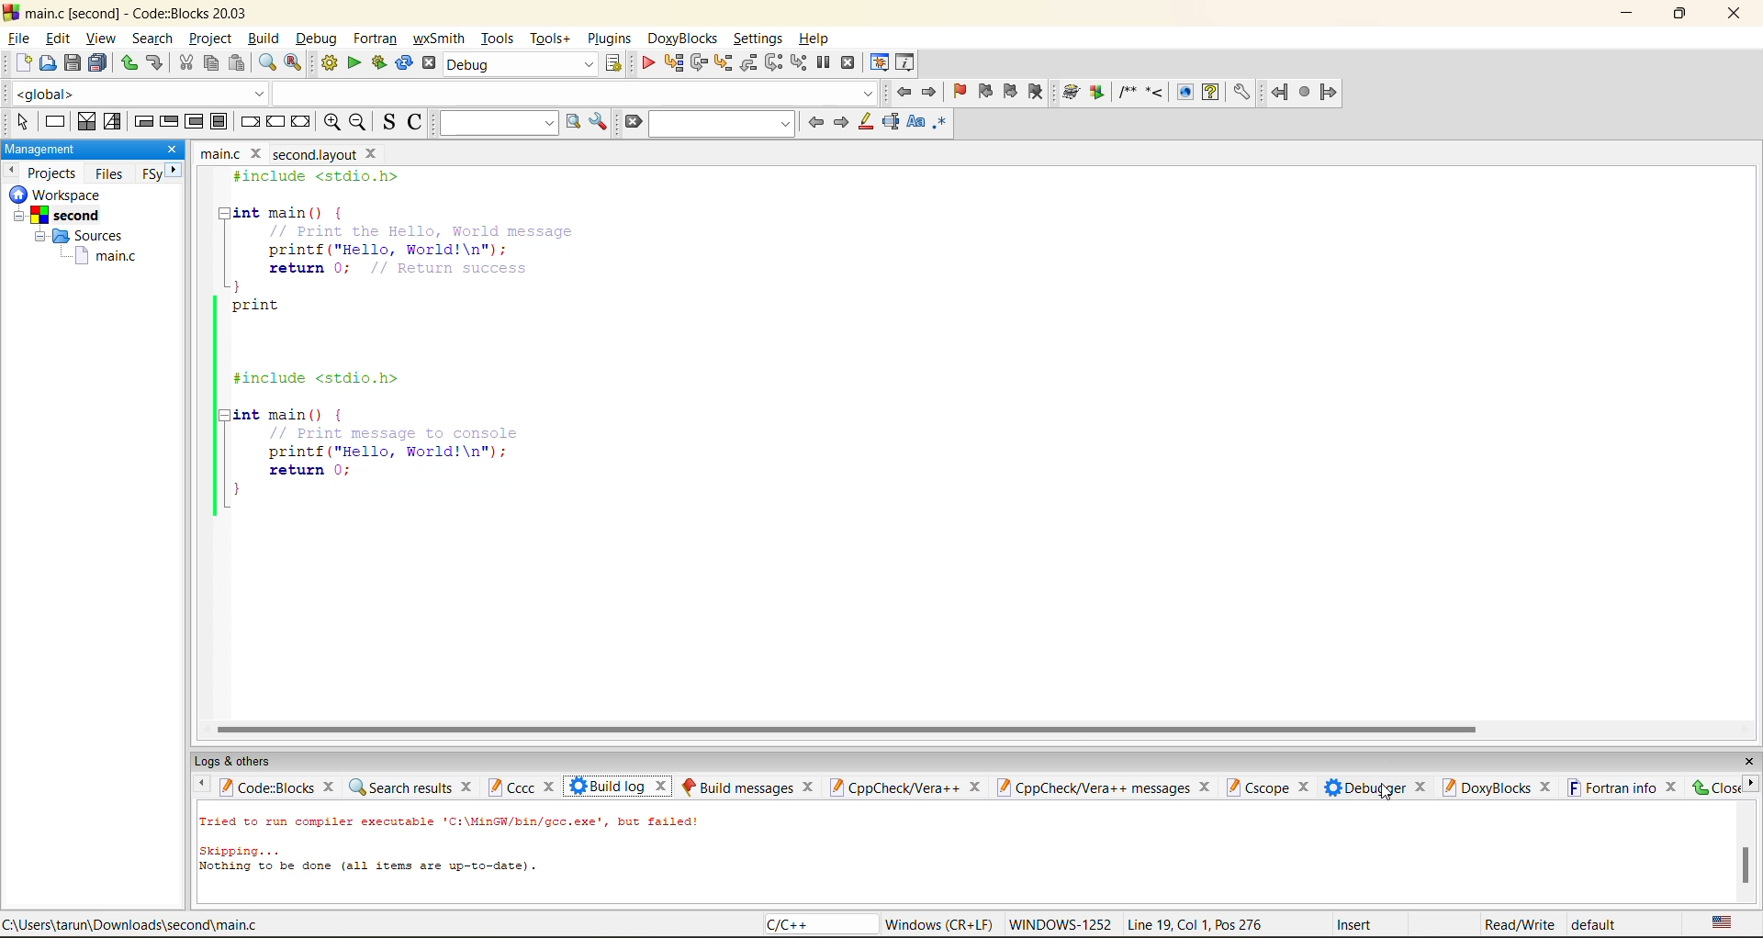 This screenshot has width=1763, height=938. I want to click on fortran info, so click(1625, 788).